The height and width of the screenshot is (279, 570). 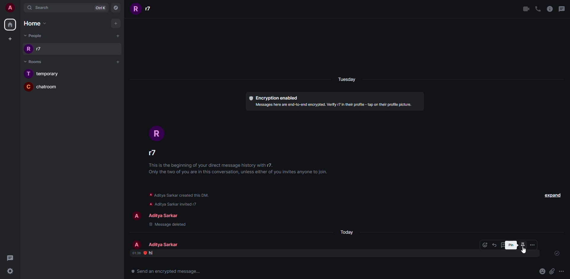 What do you see at coordinates (33, 35) in the screenshot?
I see `people` at bounding box center [33, 35].